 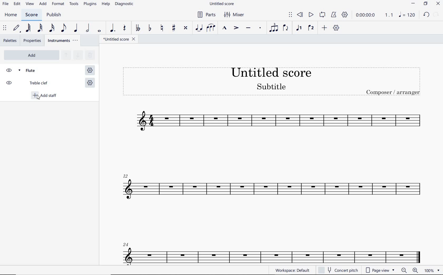 What do you see at coordinates (28, 28) in the screenshot?
I see `64TH NOTE` at bounding box center [28, 28].